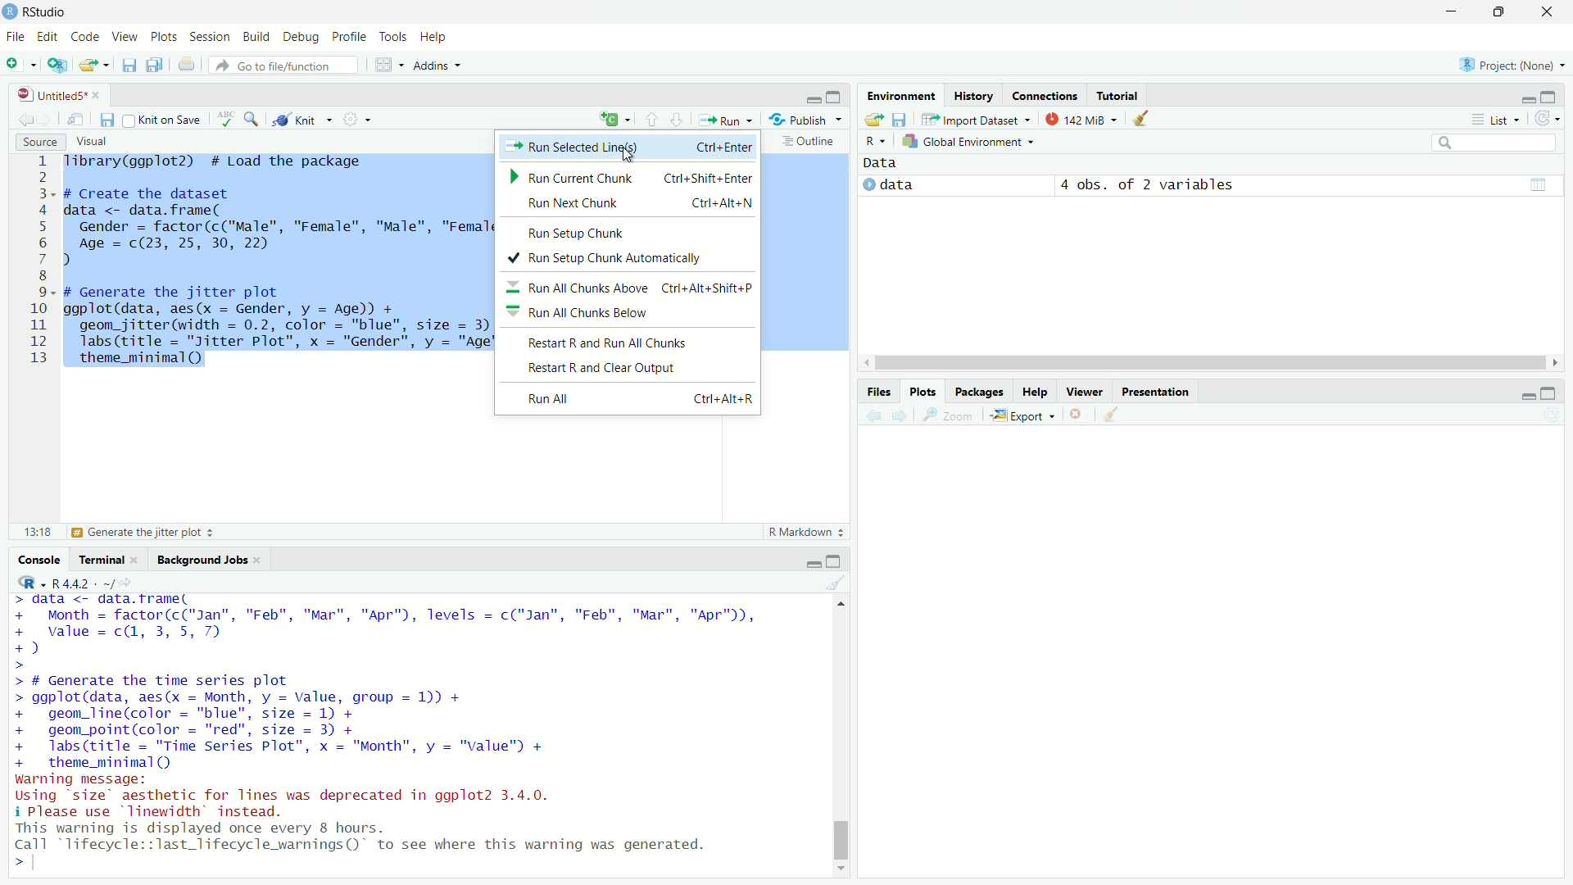  Describe the element at coordinates (19, 117) in the screenshot. I see `go back to the previous source location` at that location.